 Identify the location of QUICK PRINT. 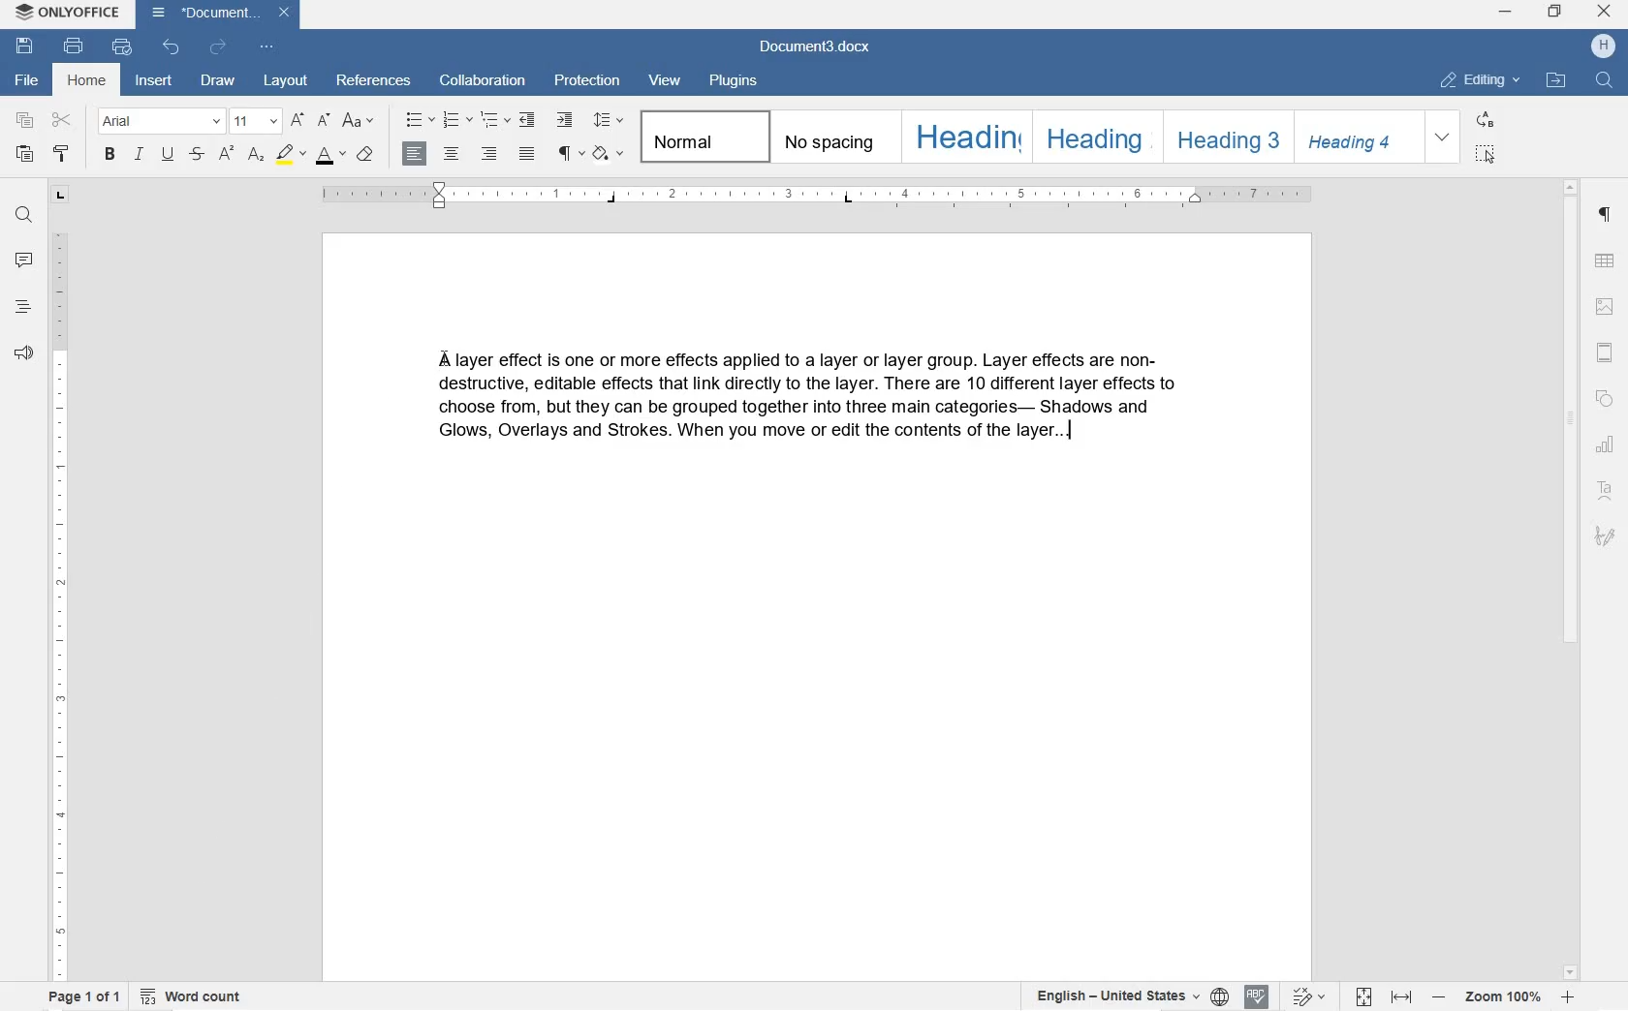
(121, 46).